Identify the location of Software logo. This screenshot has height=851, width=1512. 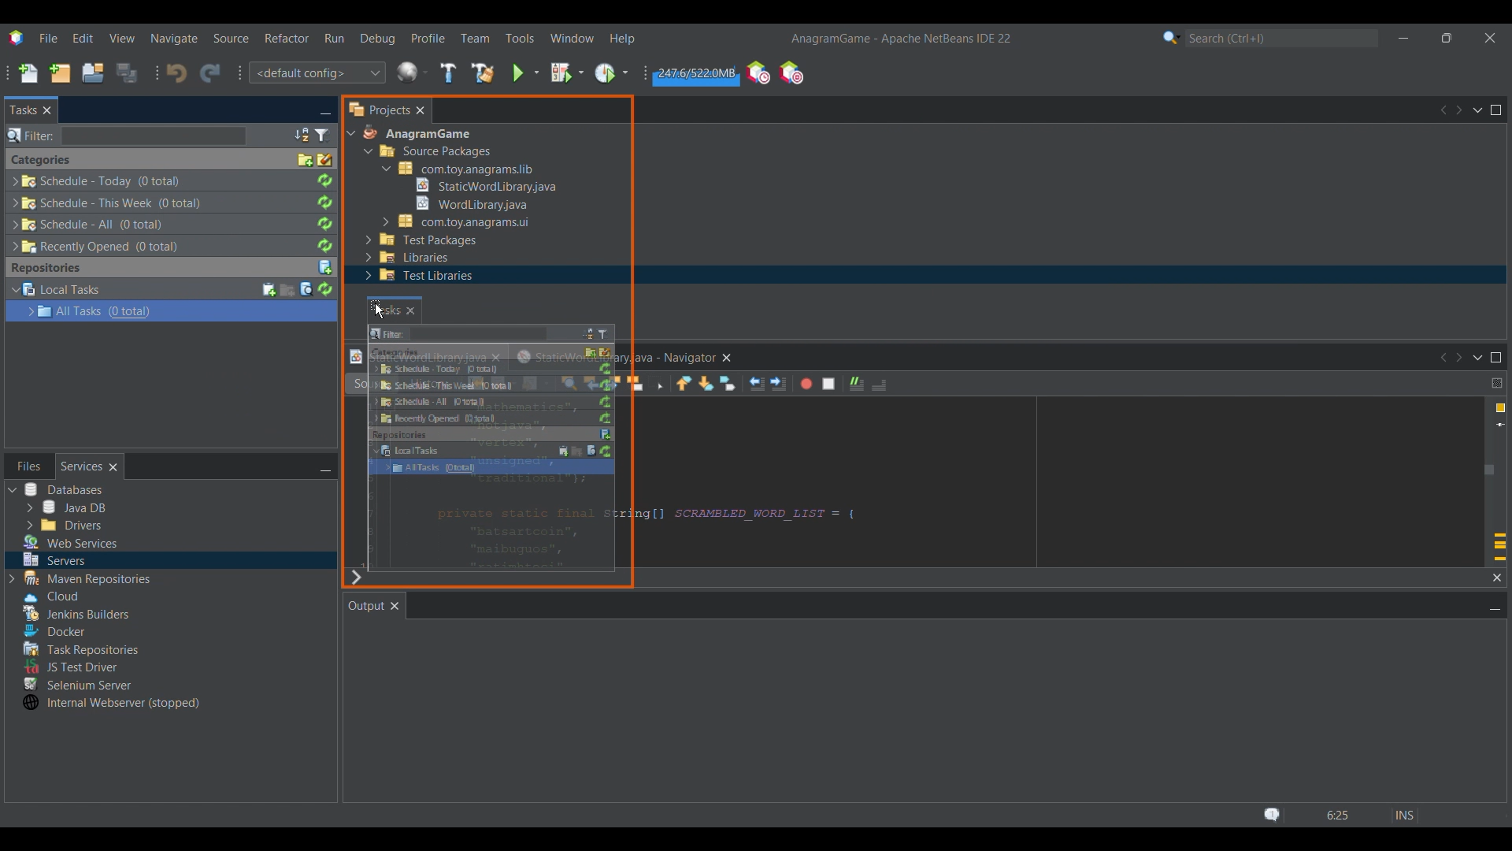
(17, 38).